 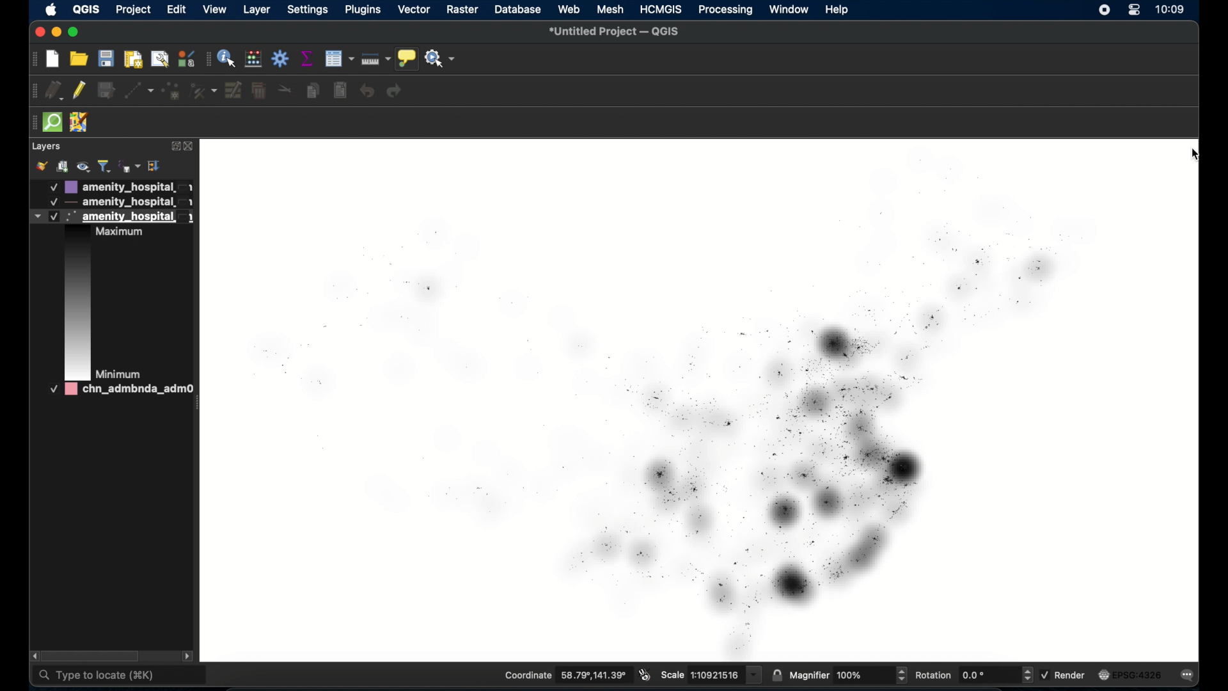 I want to click on settings, so click(x=308, y=10).